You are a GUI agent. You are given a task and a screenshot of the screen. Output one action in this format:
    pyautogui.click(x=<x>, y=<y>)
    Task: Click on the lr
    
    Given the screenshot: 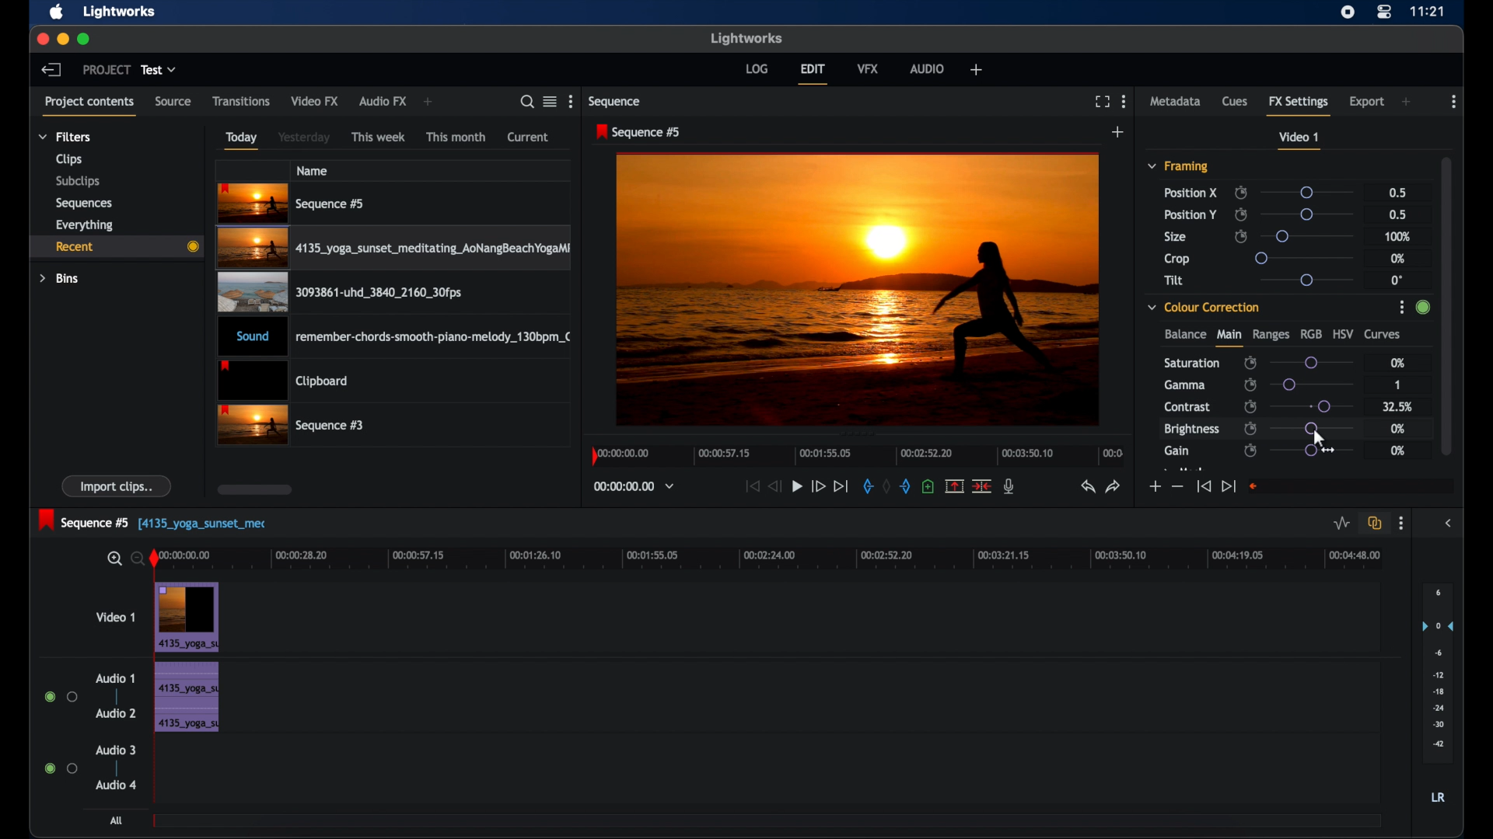 What is the action you would take?
    pyautogui.click(x=1438, y=797)
    